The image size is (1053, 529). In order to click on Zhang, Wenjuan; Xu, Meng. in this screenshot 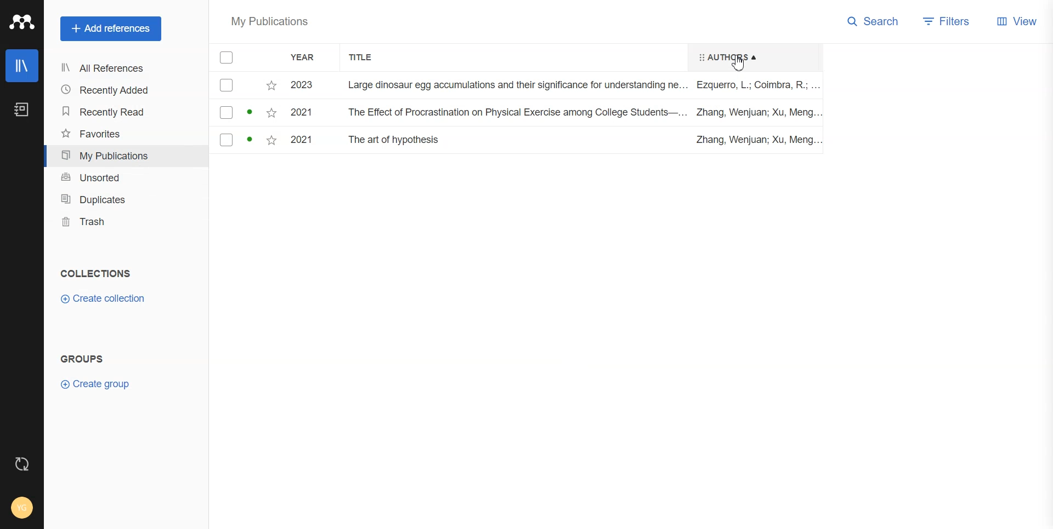, I will do `click(752, 140)`.